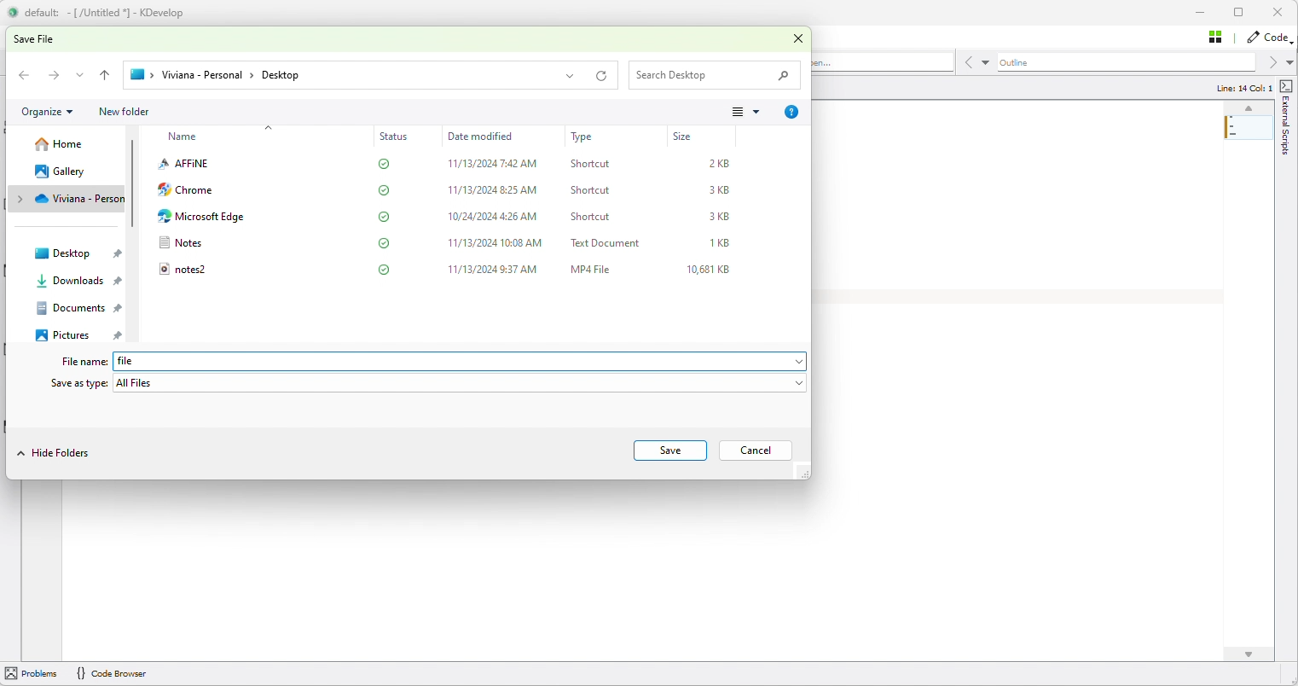 The width and height of the screenshot is (1298, 686). I want to click on Hide Folders, so click(57, 451).